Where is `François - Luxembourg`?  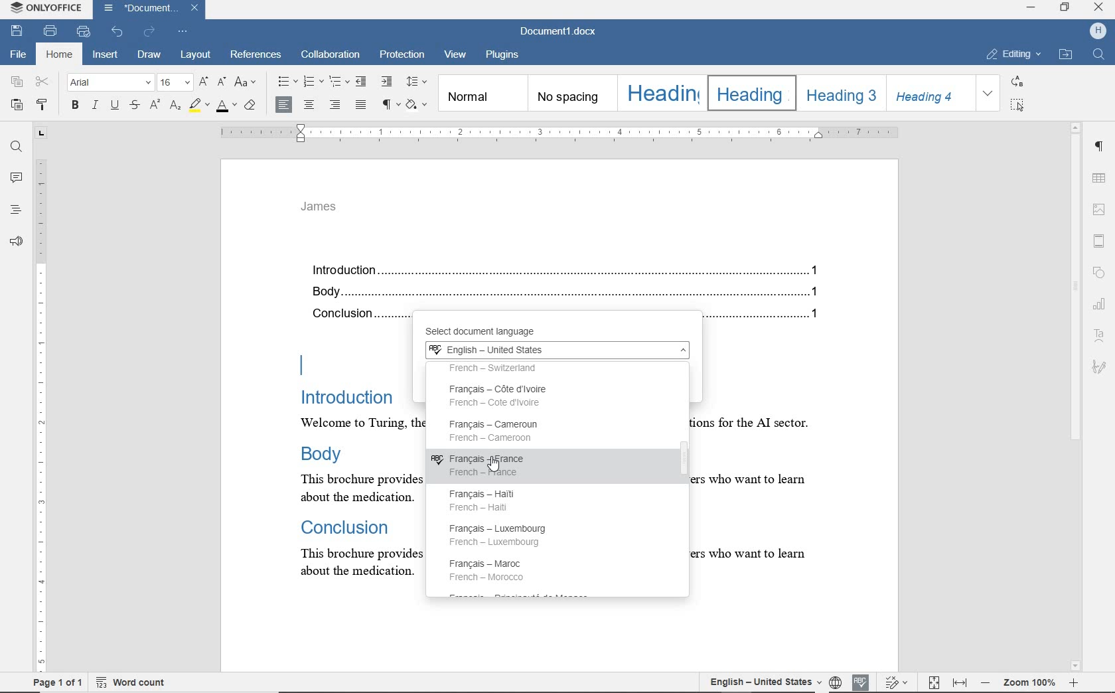
François - Luxembourg is located at coordinates (506, 535).